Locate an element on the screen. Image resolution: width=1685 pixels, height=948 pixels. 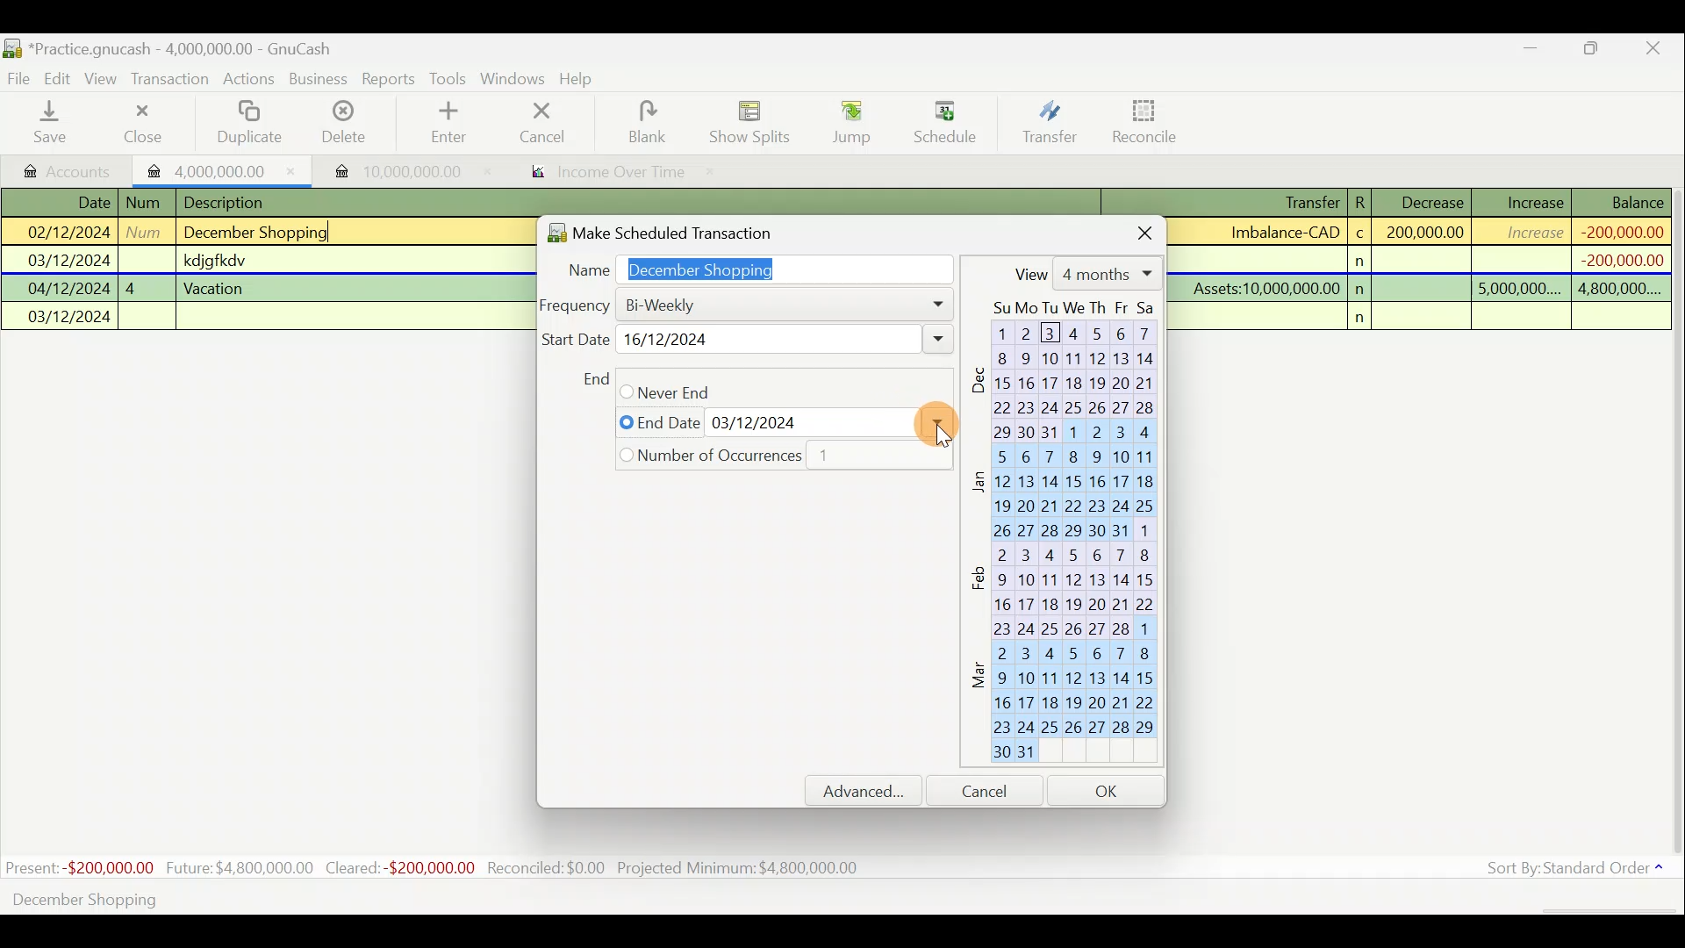
Delete is located at coordinates (341, 129).